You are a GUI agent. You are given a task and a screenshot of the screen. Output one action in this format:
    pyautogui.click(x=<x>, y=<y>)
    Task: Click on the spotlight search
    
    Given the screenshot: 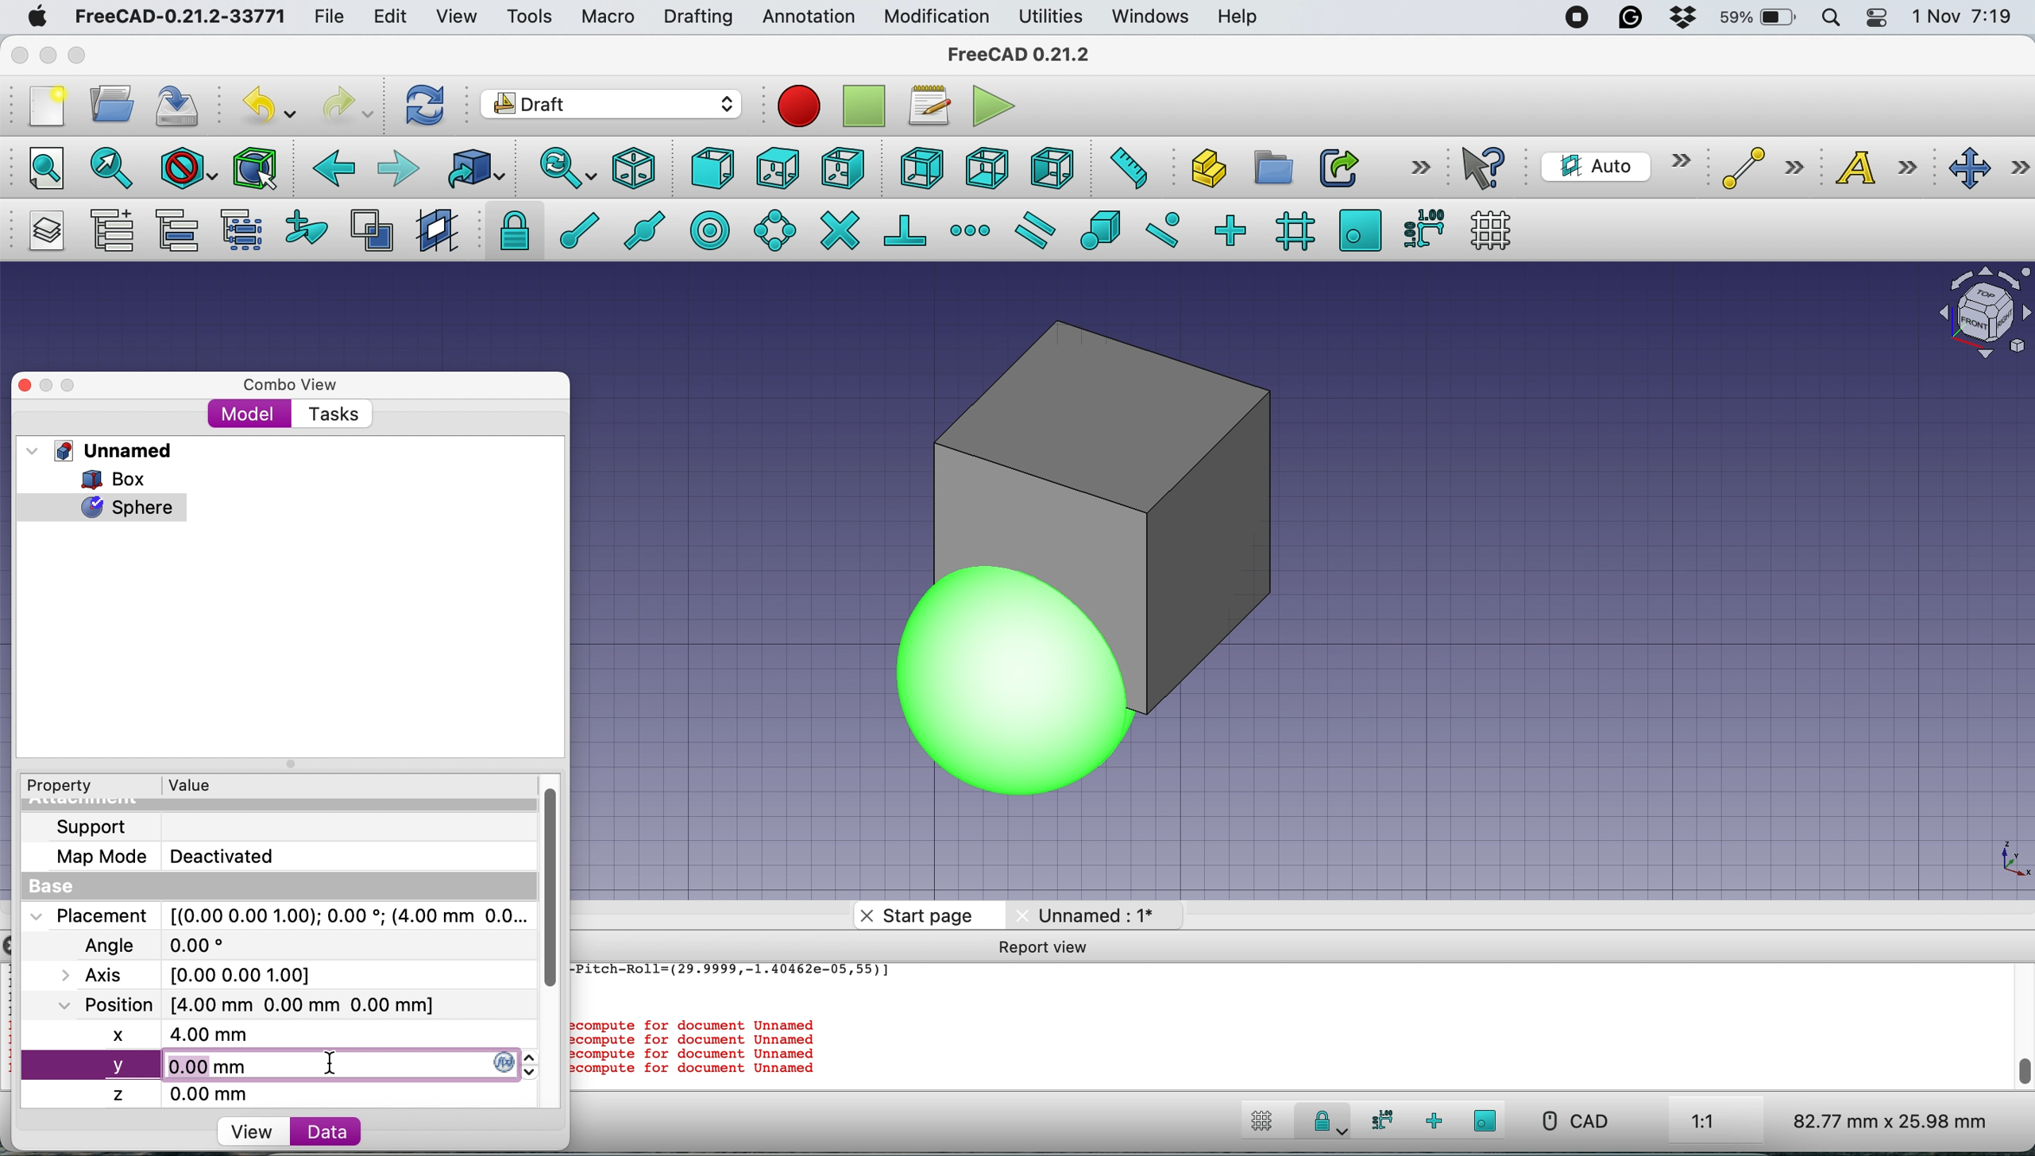 What is the action you would take?
    pyautogui.click(x=1828, y=20)
    